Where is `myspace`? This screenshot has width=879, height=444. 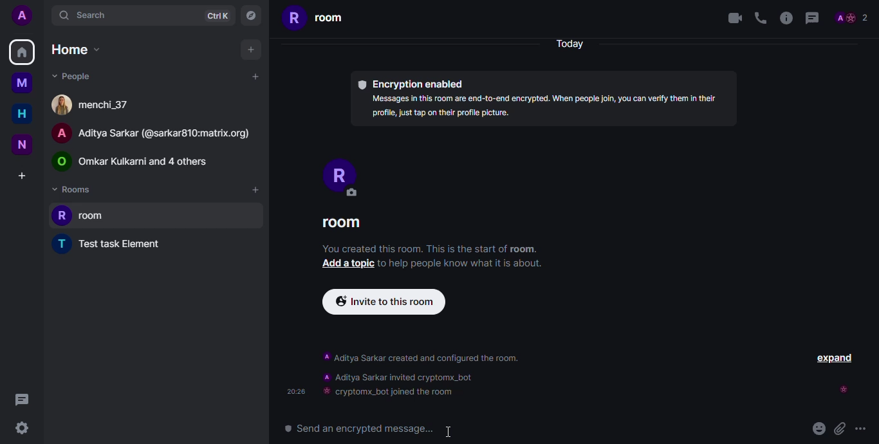 myspace is located at coordinates (24, 82).